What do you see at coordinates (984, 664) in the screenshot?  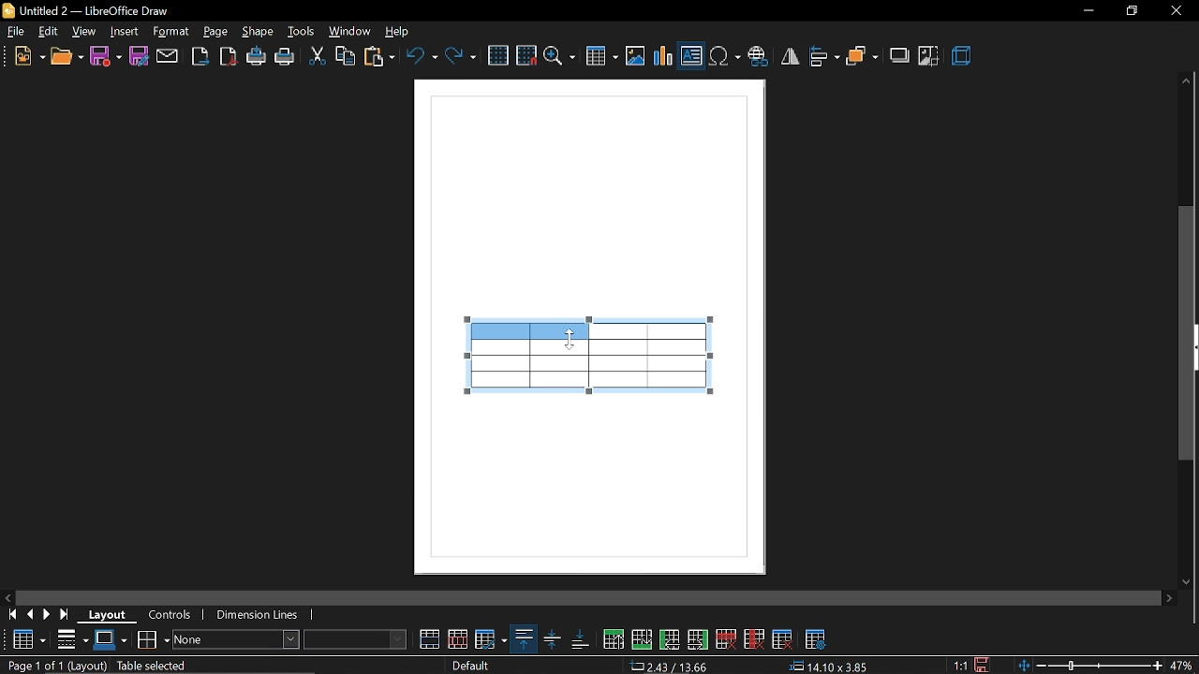 I see `save` at bounding box center [984, 664].